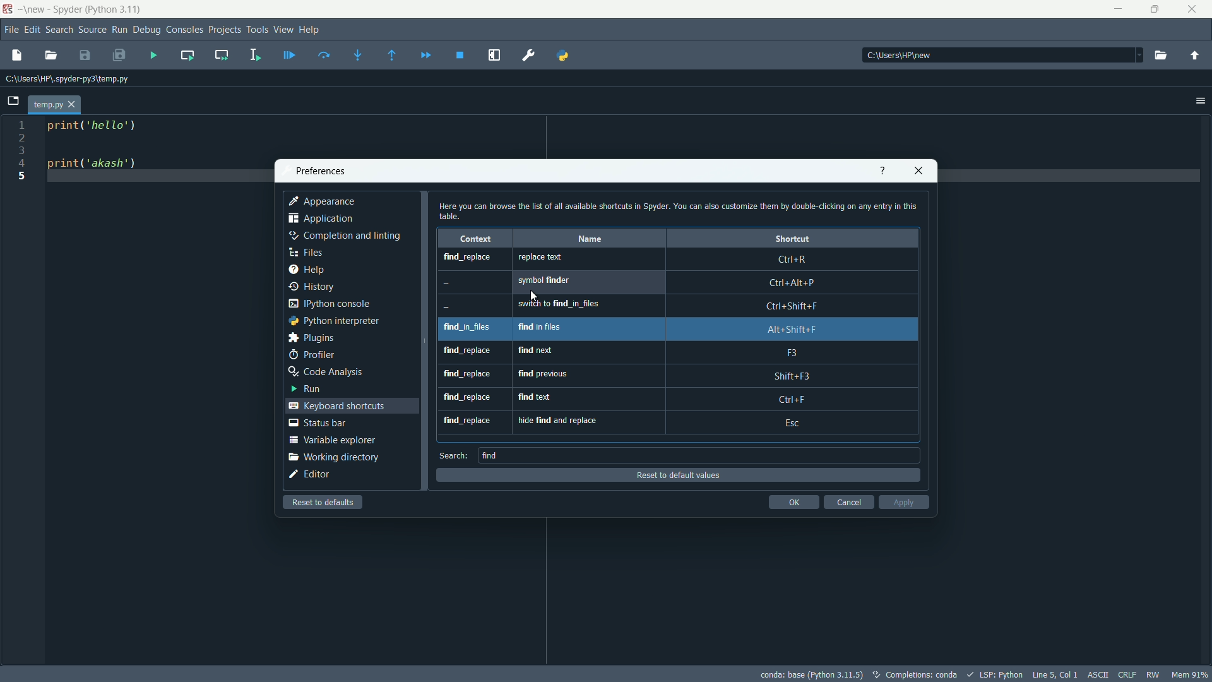  I want to click on find_replace, find next, f3, so click(677, 354).